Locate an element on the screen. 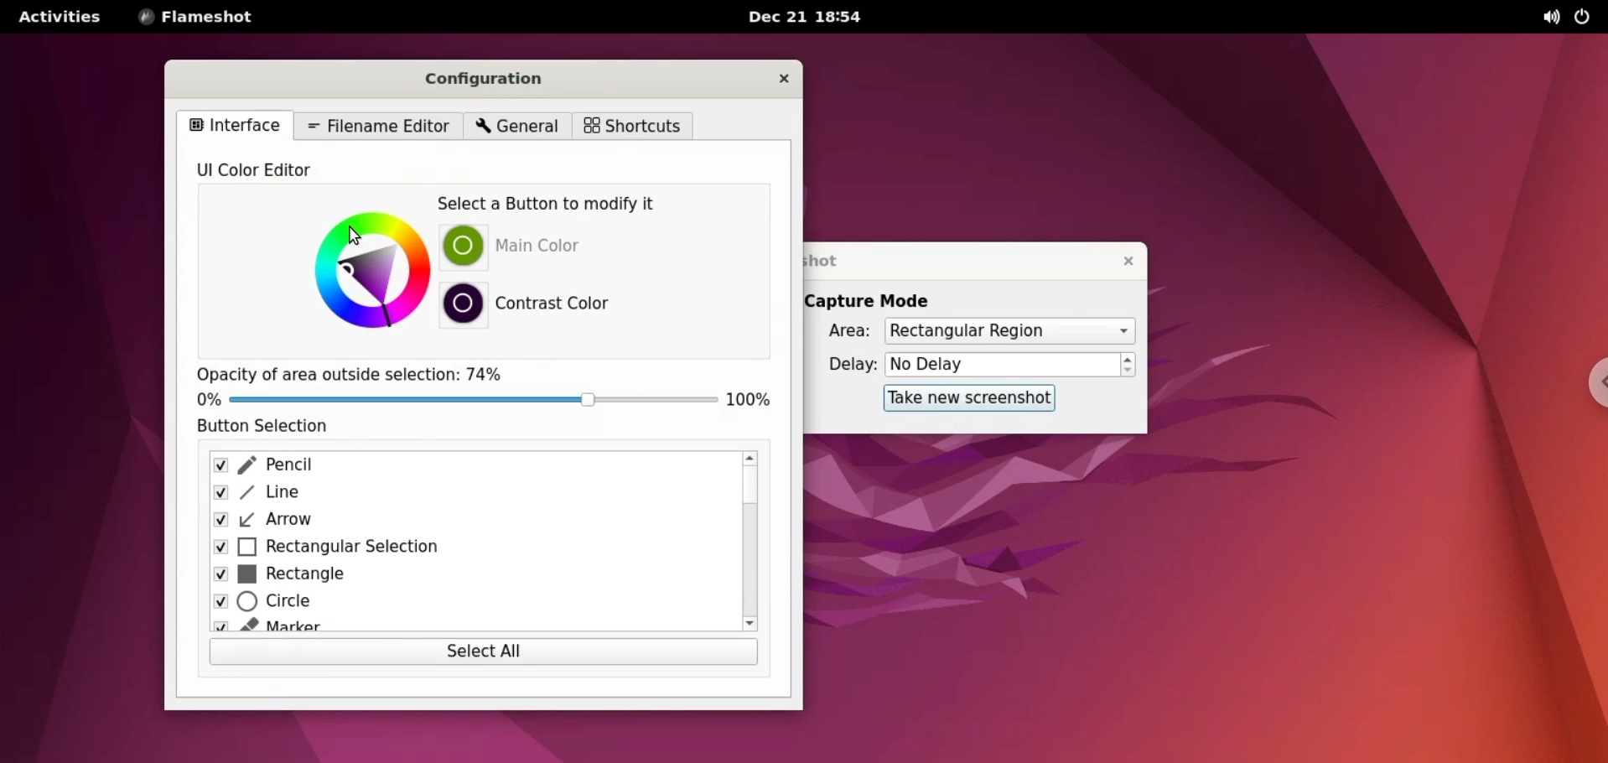 The image size is (1608, 763). 0% opacity marking label is located at coordinates (209, 401).